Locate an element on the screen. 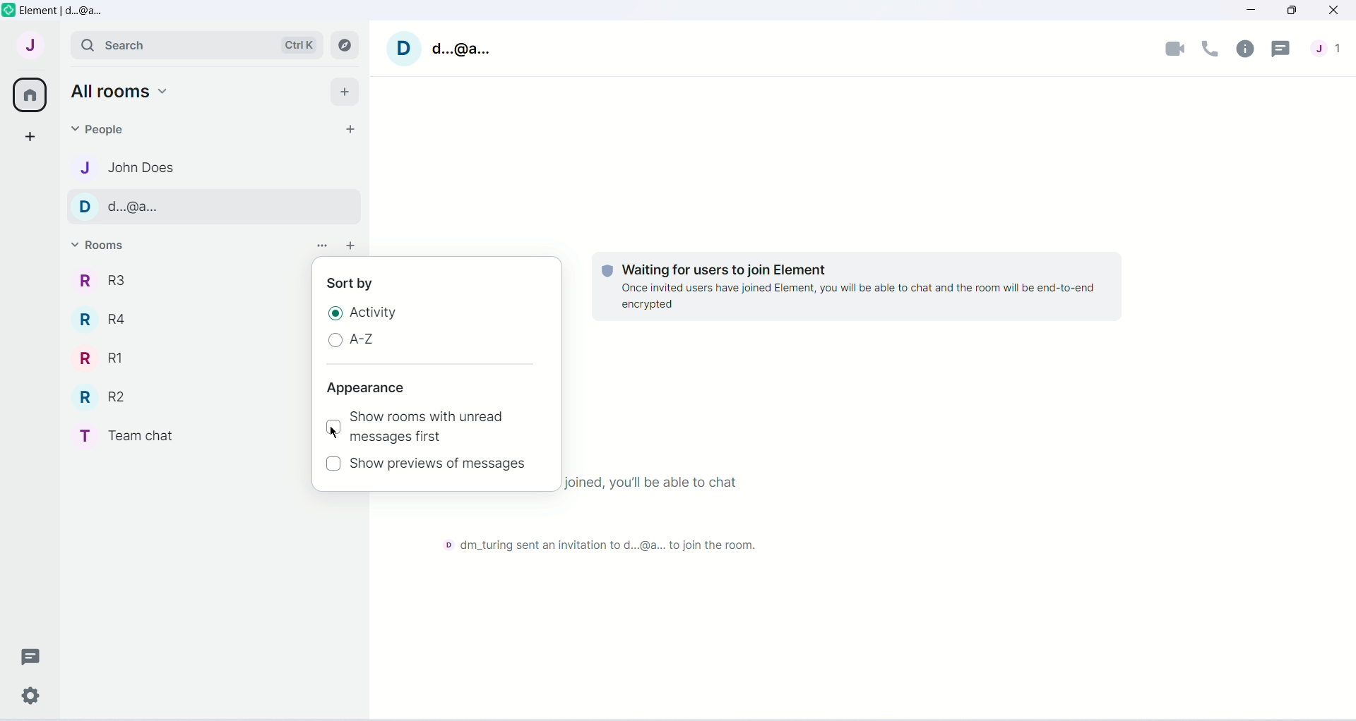  Room Info is located at coordinates (1245, 49).